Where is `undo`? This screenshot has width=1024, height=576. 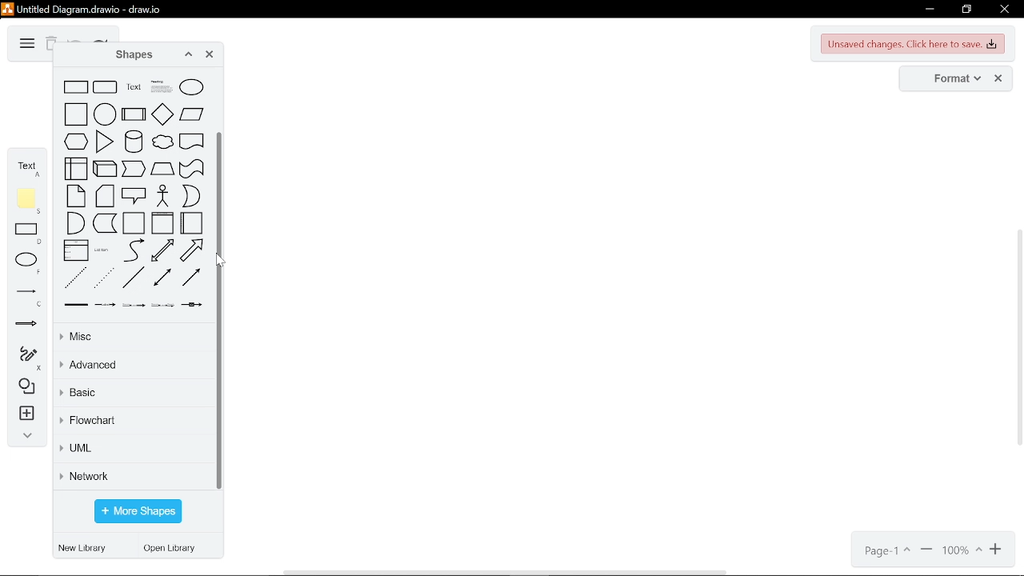
undo is located at coordinates (75, 39).